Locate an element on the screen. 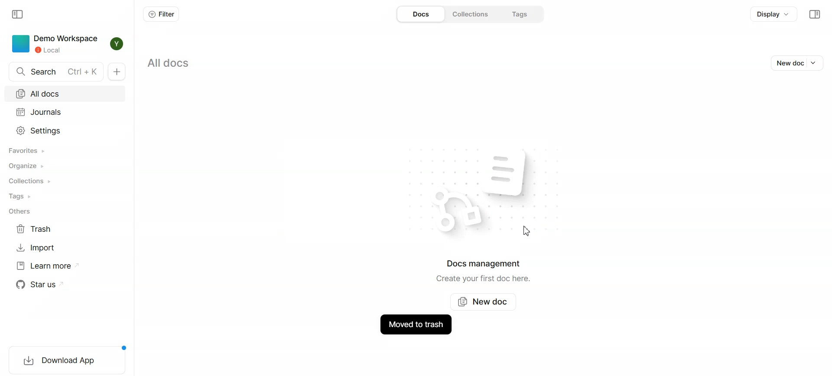  Cursor is located at coordinates (526, 232).